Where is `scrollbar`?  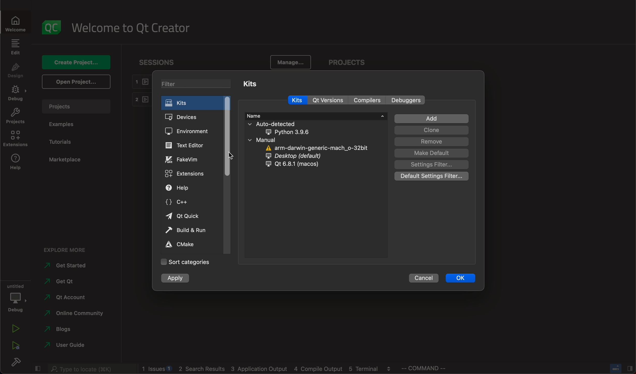 scrollbar is located at coordinates (228, 175).